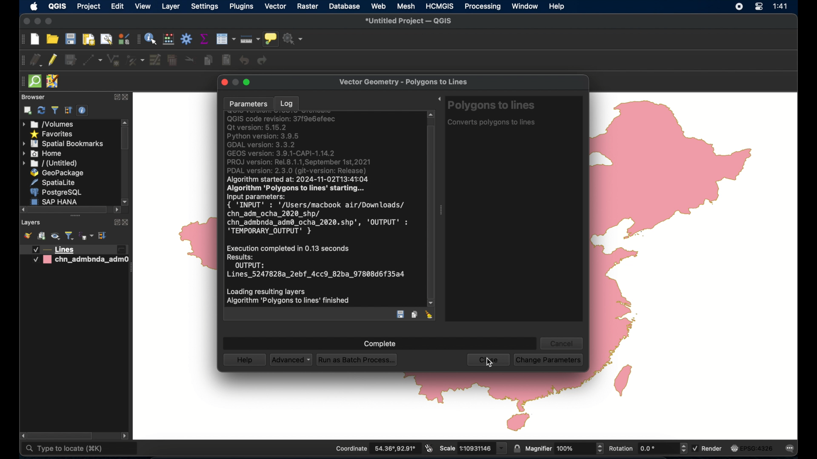 The width and height of the screenshot is (817, 459). I want to click on scroll up arrow, so click(432, 115).